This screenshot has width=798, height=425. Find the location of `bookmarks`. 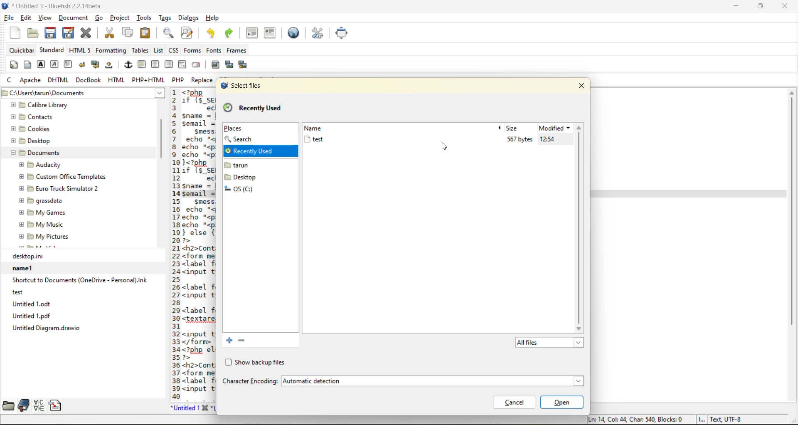

bookmarks is located at coordinates (23, 405).